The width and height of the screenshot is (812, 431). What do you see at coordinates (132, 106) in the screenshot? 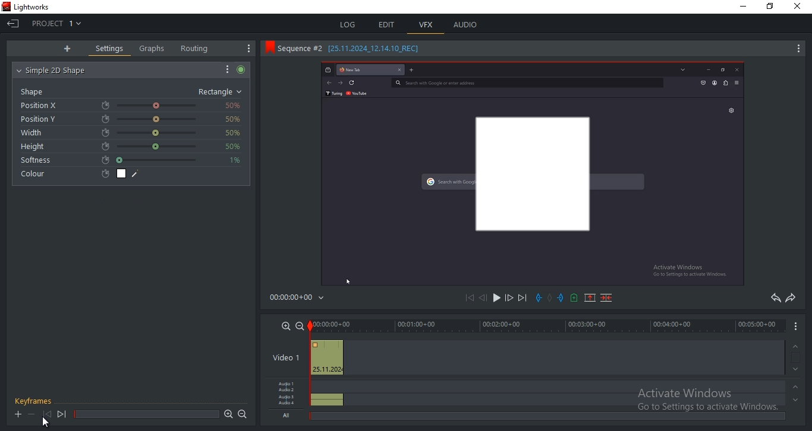
I see `position X` at bounding box center [132, 106].